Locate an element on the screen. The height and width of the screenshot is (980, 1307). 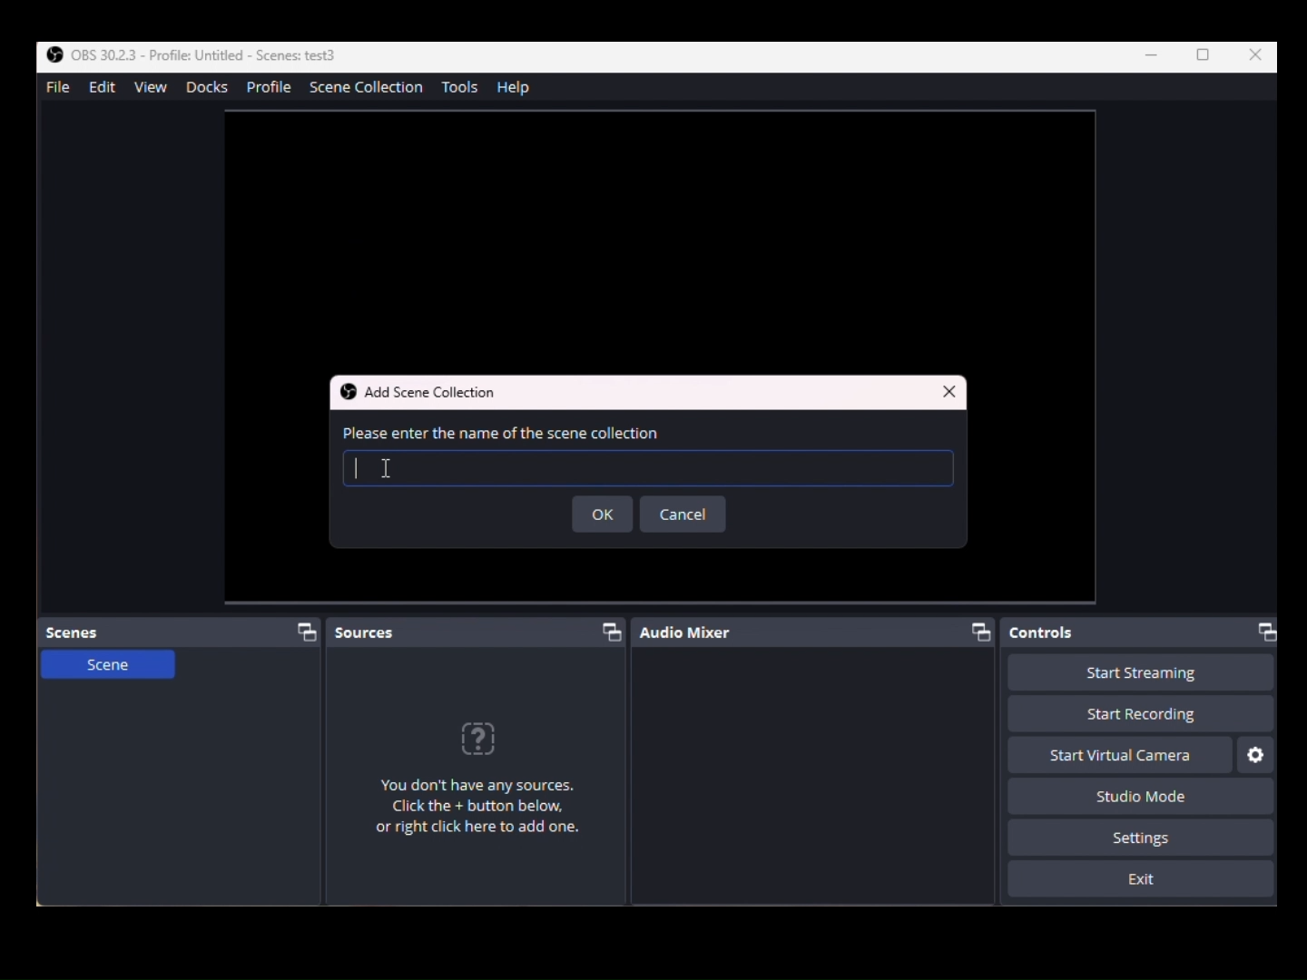
Tools is located at coordinates (464, 87).